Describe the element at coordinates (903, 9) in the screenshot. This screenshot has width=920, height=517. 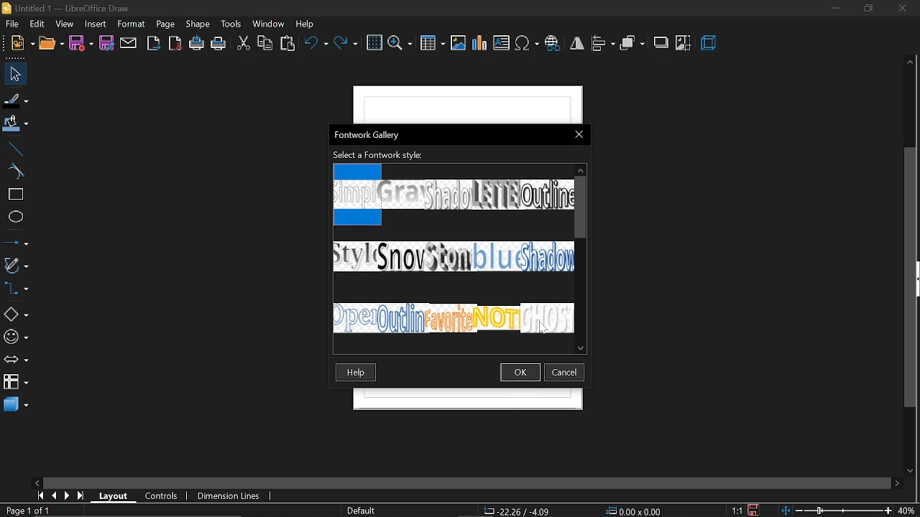
I see `close` at that location.